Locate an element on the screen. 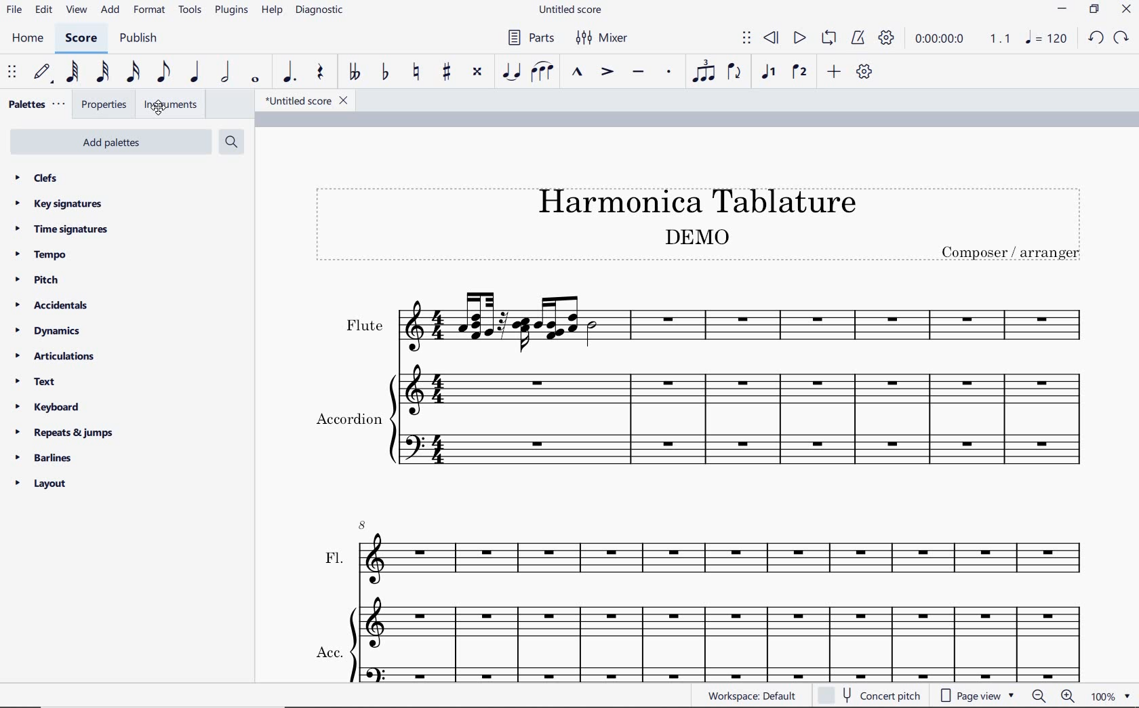 This screenshot has width=1139, height=708. time signatures is located at coordinates (65, 229).